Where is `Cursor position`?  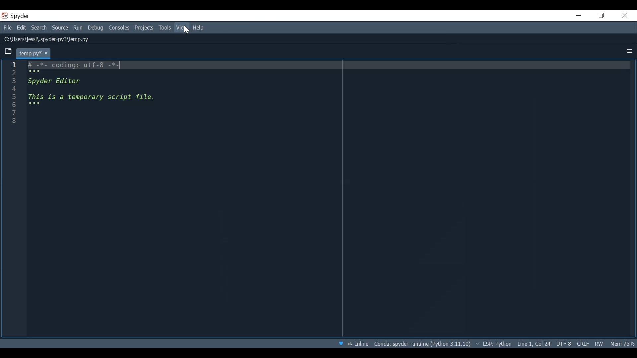
Cursor position is located at coordinates (533, 343).